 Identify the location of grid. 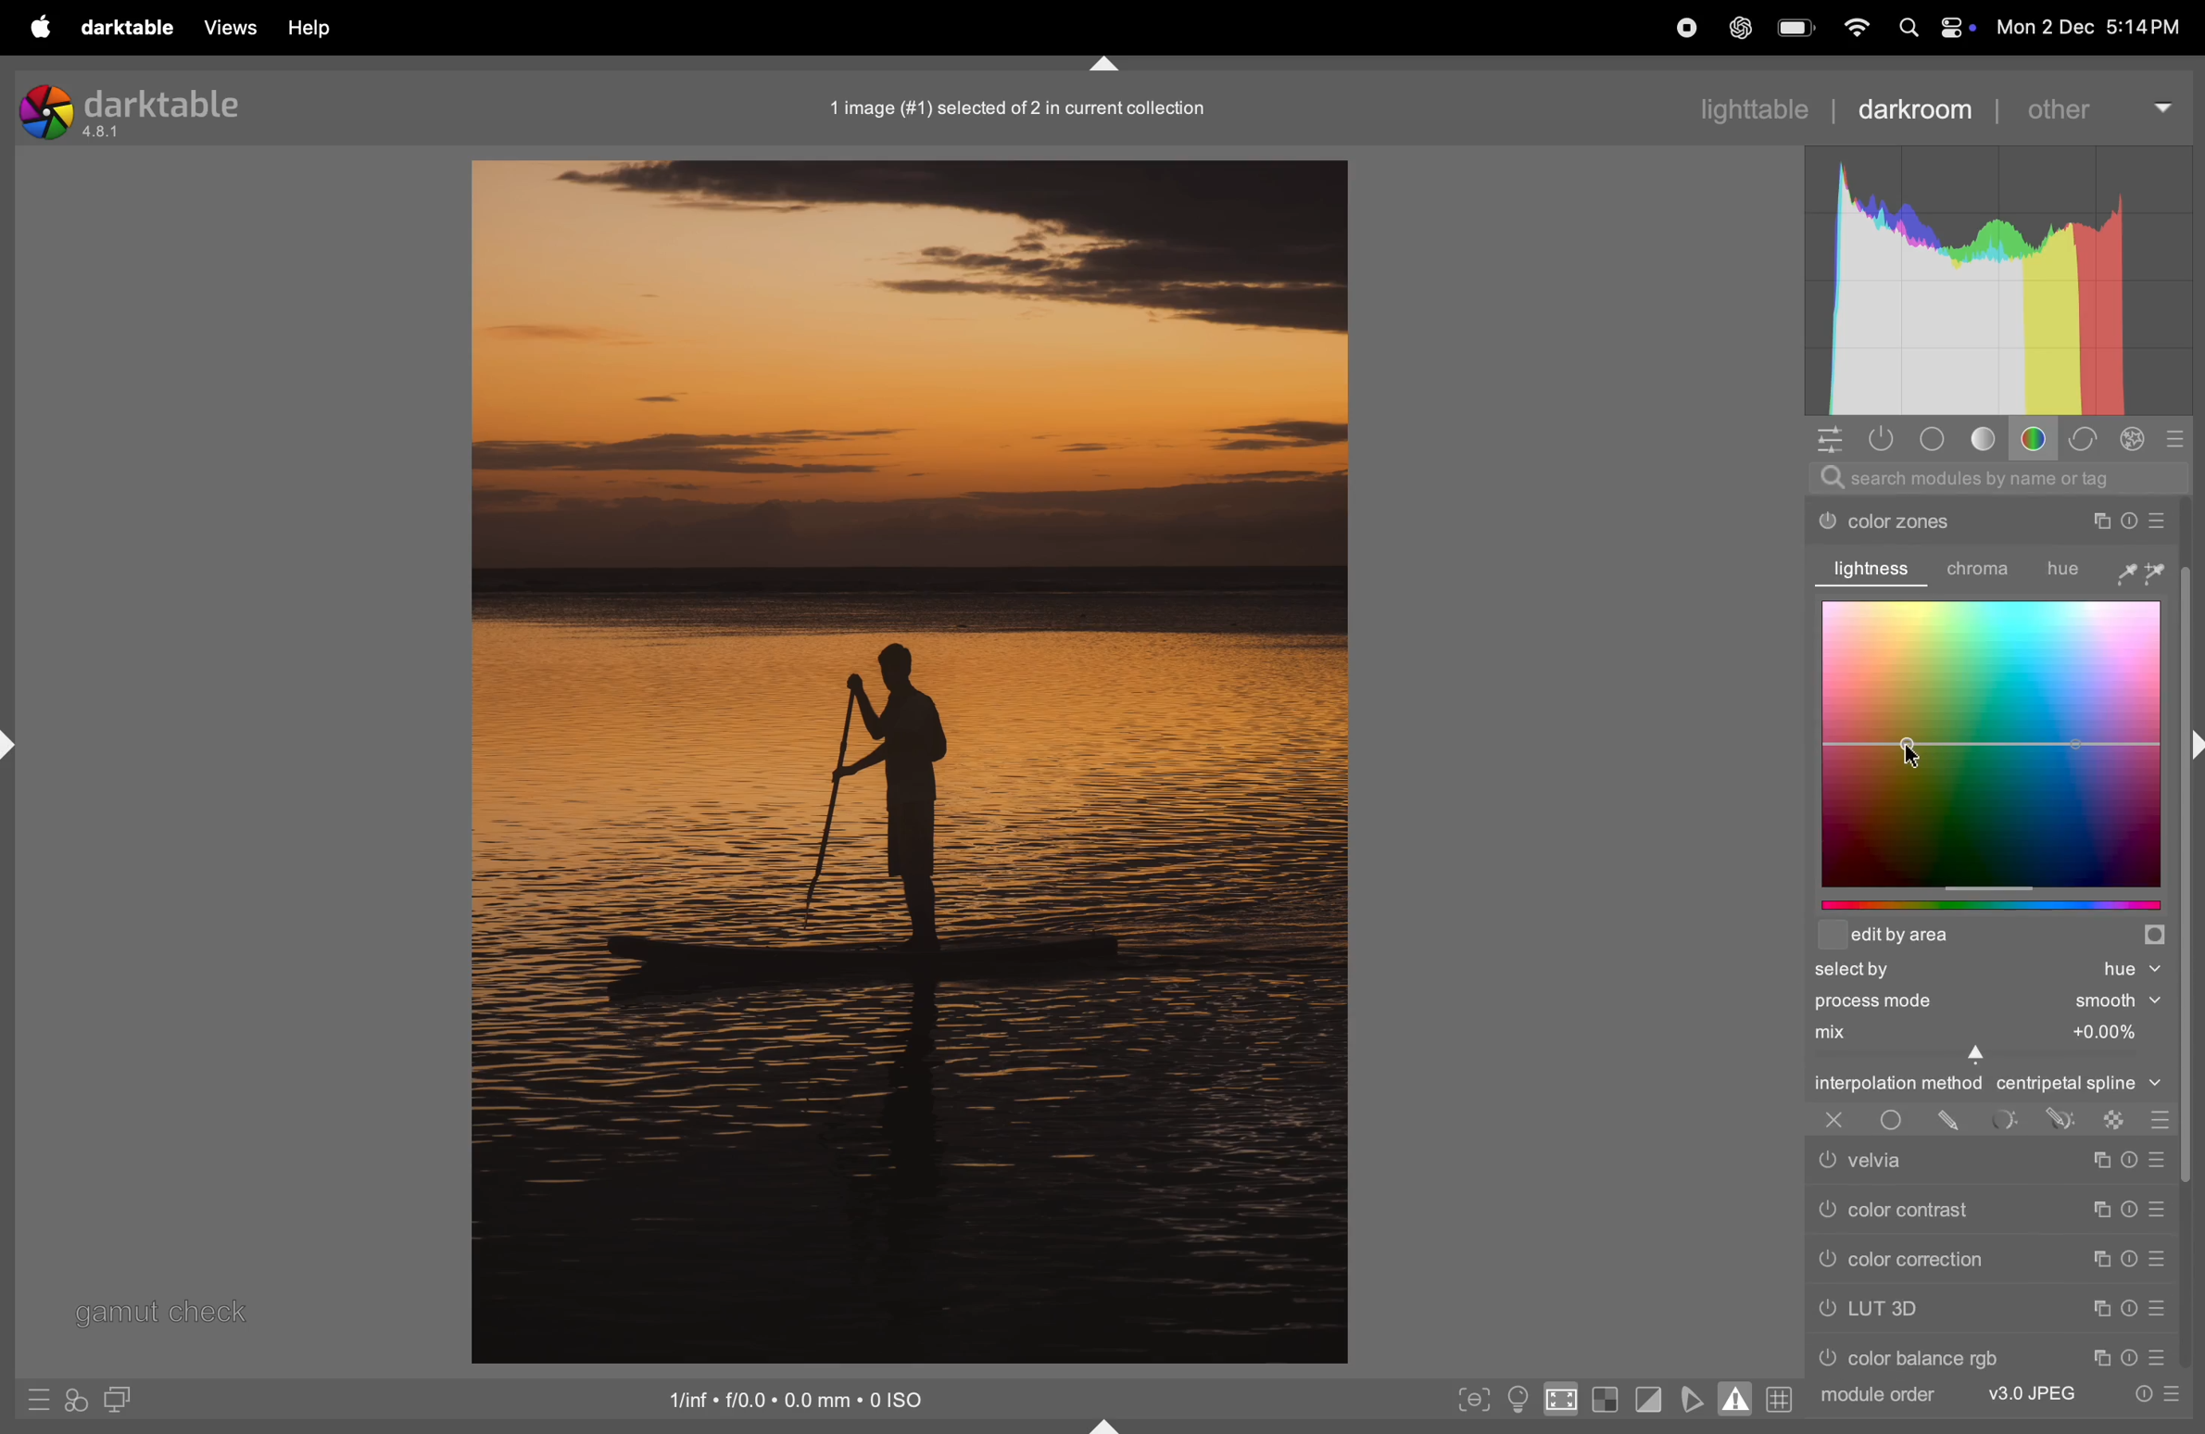
(1783, 1398).